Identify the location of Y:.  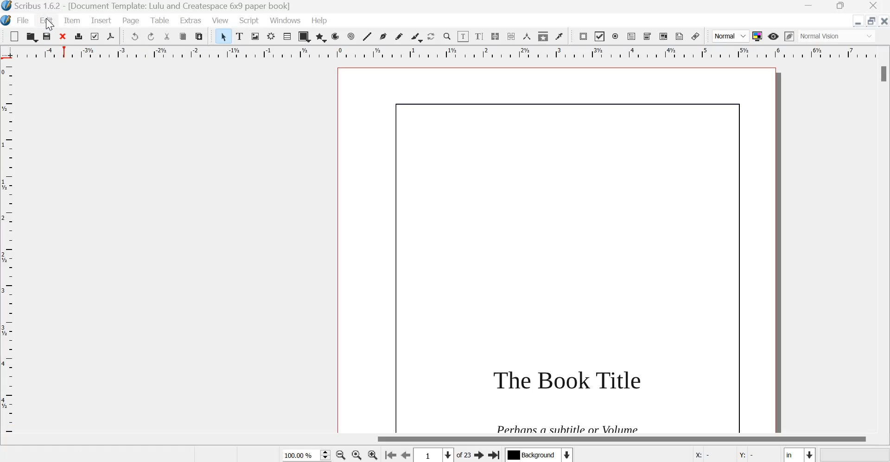
(745, 454).